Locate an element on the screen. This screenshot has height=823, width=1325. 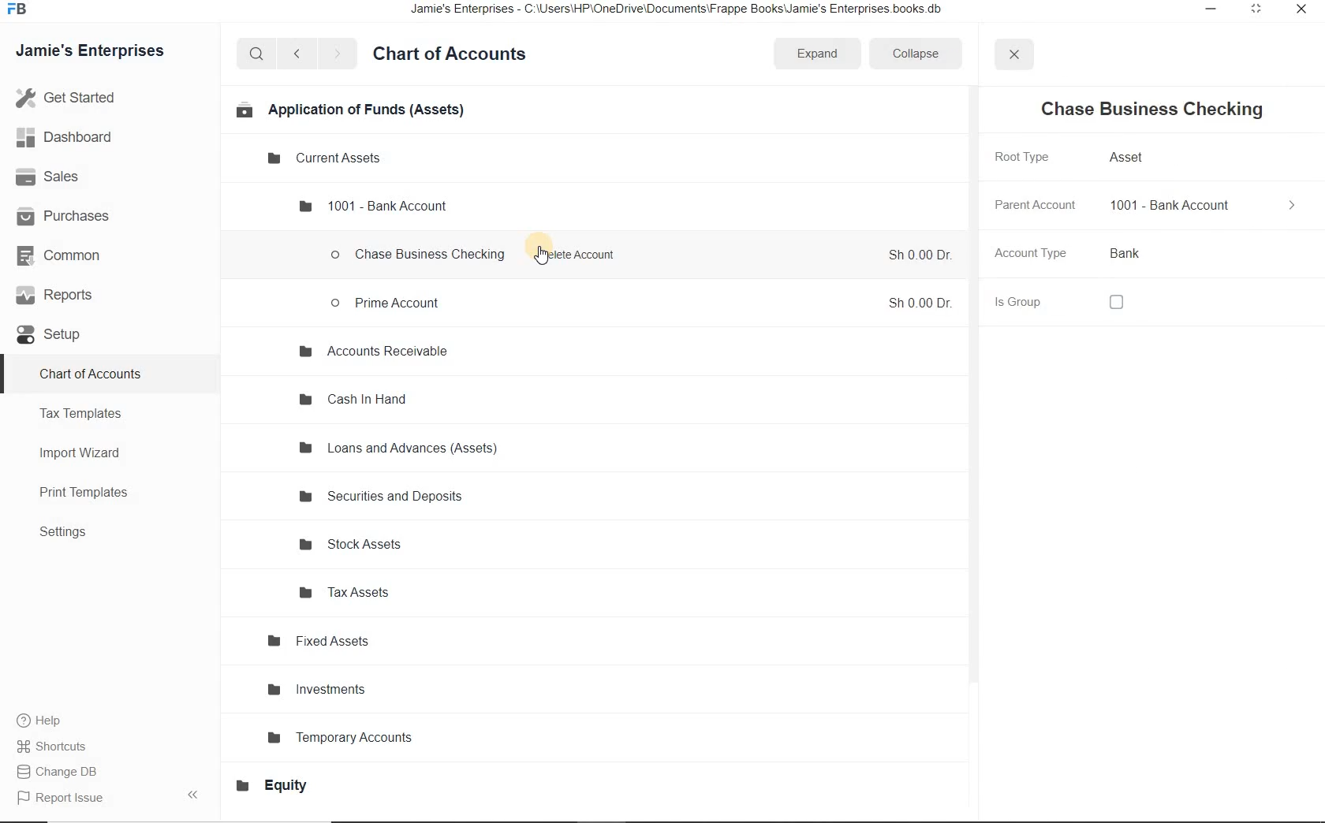
Jamie's Enterprises - C:\Users\HP\OneDrive\Documents\Frappe Books\Jamie's Enterprises books.db is located at coordinates (690, 12).